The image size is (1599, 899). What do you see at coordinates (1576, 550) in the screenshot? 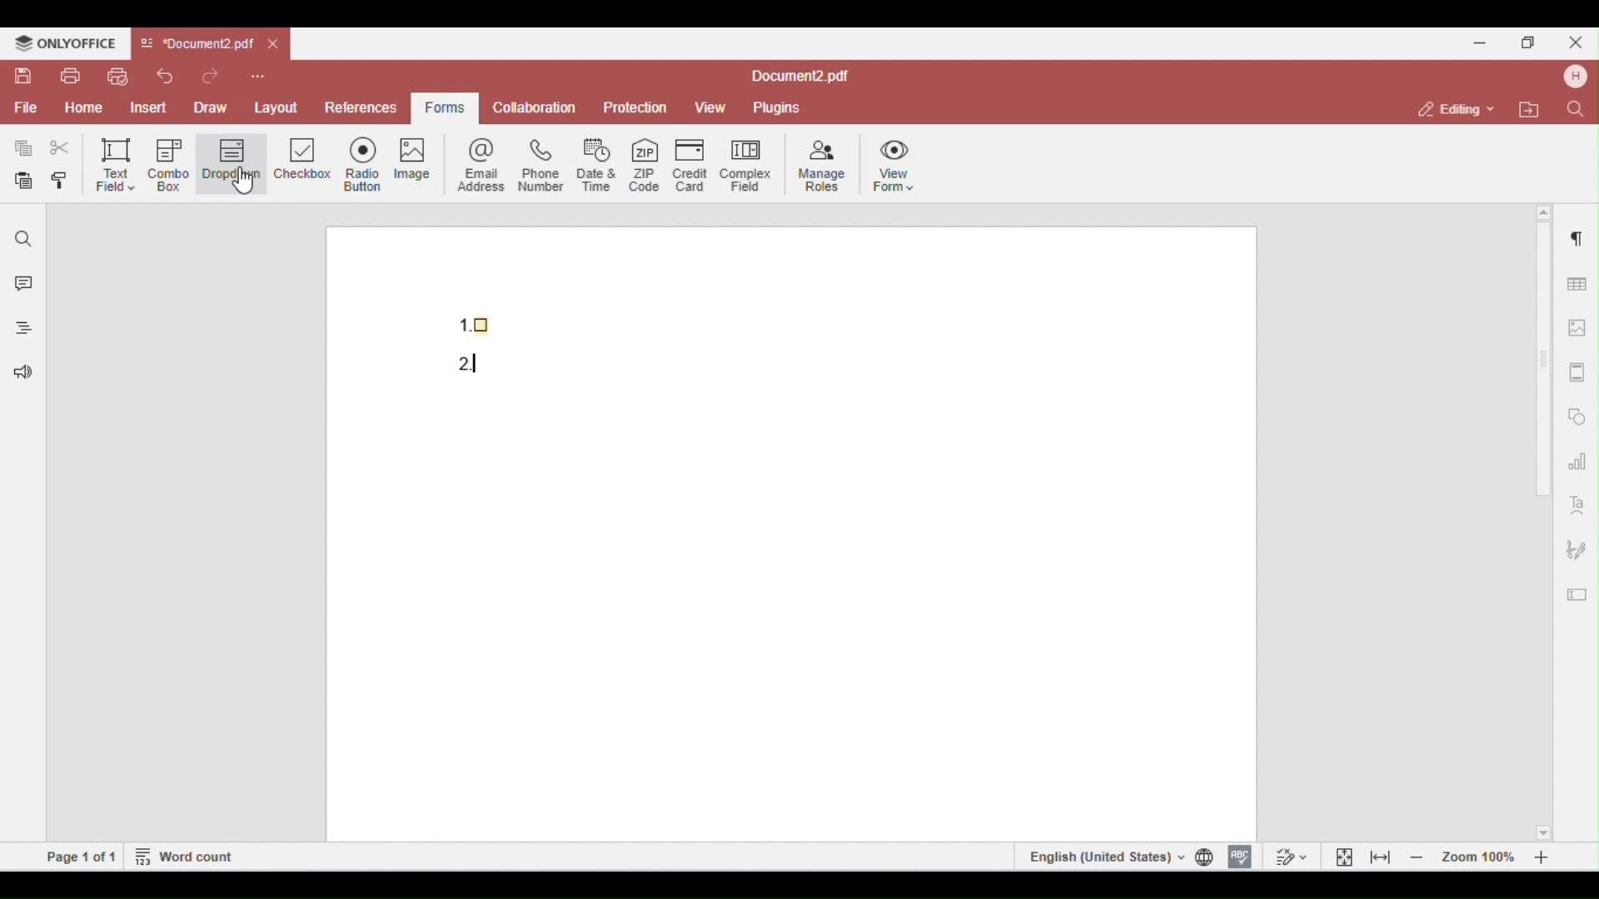
I see `signature settings` at bounding box center [1576, 550].